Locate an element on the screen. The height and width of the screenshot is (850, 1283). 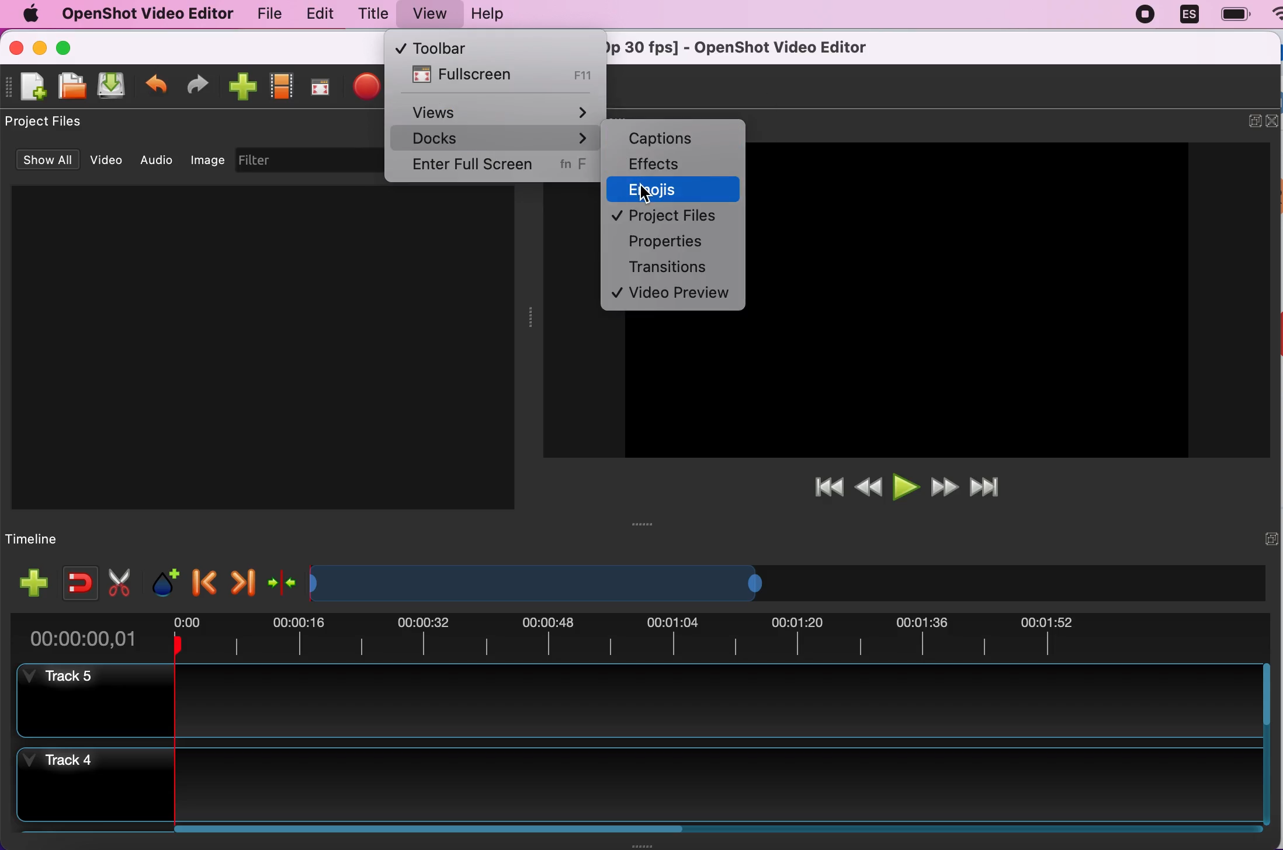
wifi is located at coordinates (1274, 19).